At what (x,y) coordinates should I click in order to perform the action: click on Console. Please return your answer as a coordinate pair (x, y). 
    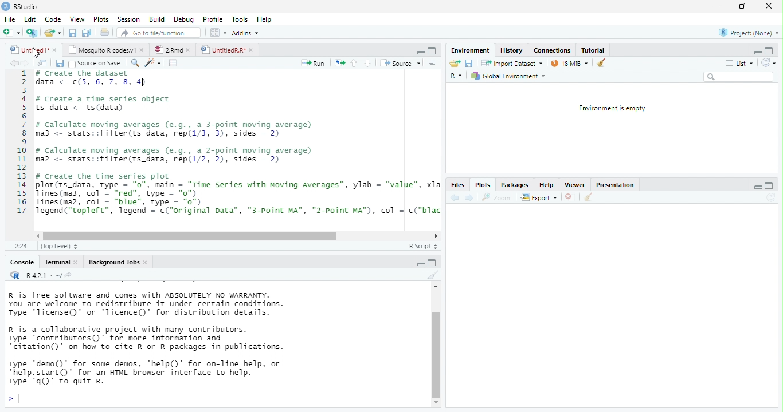
    Looking at the image, I should click on (21, 263).